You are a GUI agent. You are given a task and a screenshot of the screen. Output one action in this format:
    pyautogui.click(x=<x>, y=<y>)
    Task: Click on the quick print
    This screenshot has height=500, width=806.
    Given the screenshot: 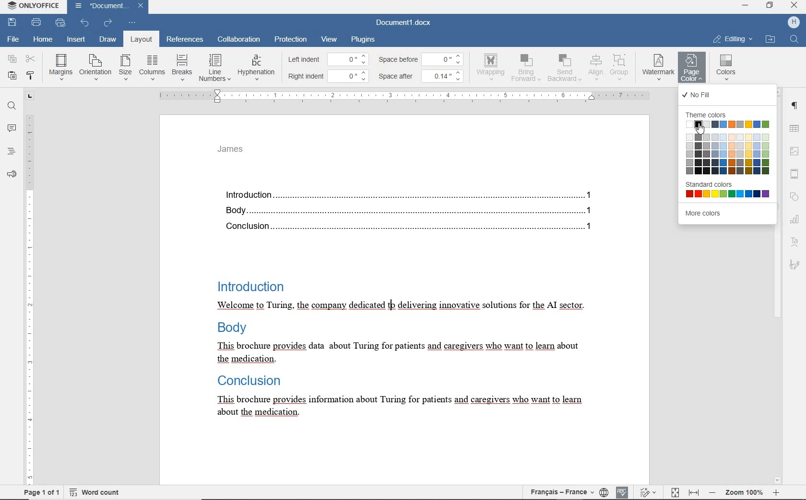 What is the action you would take?
    pyautogui.click(x=60, y=23)
    